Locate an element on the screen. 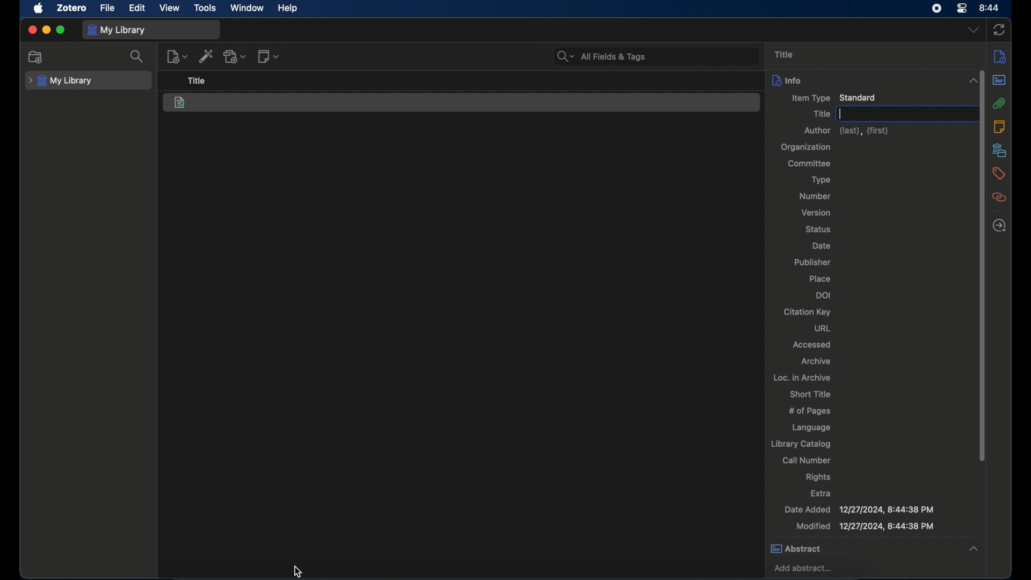 The image size is (1031, 580). rights is located at coordinates (818, 477).